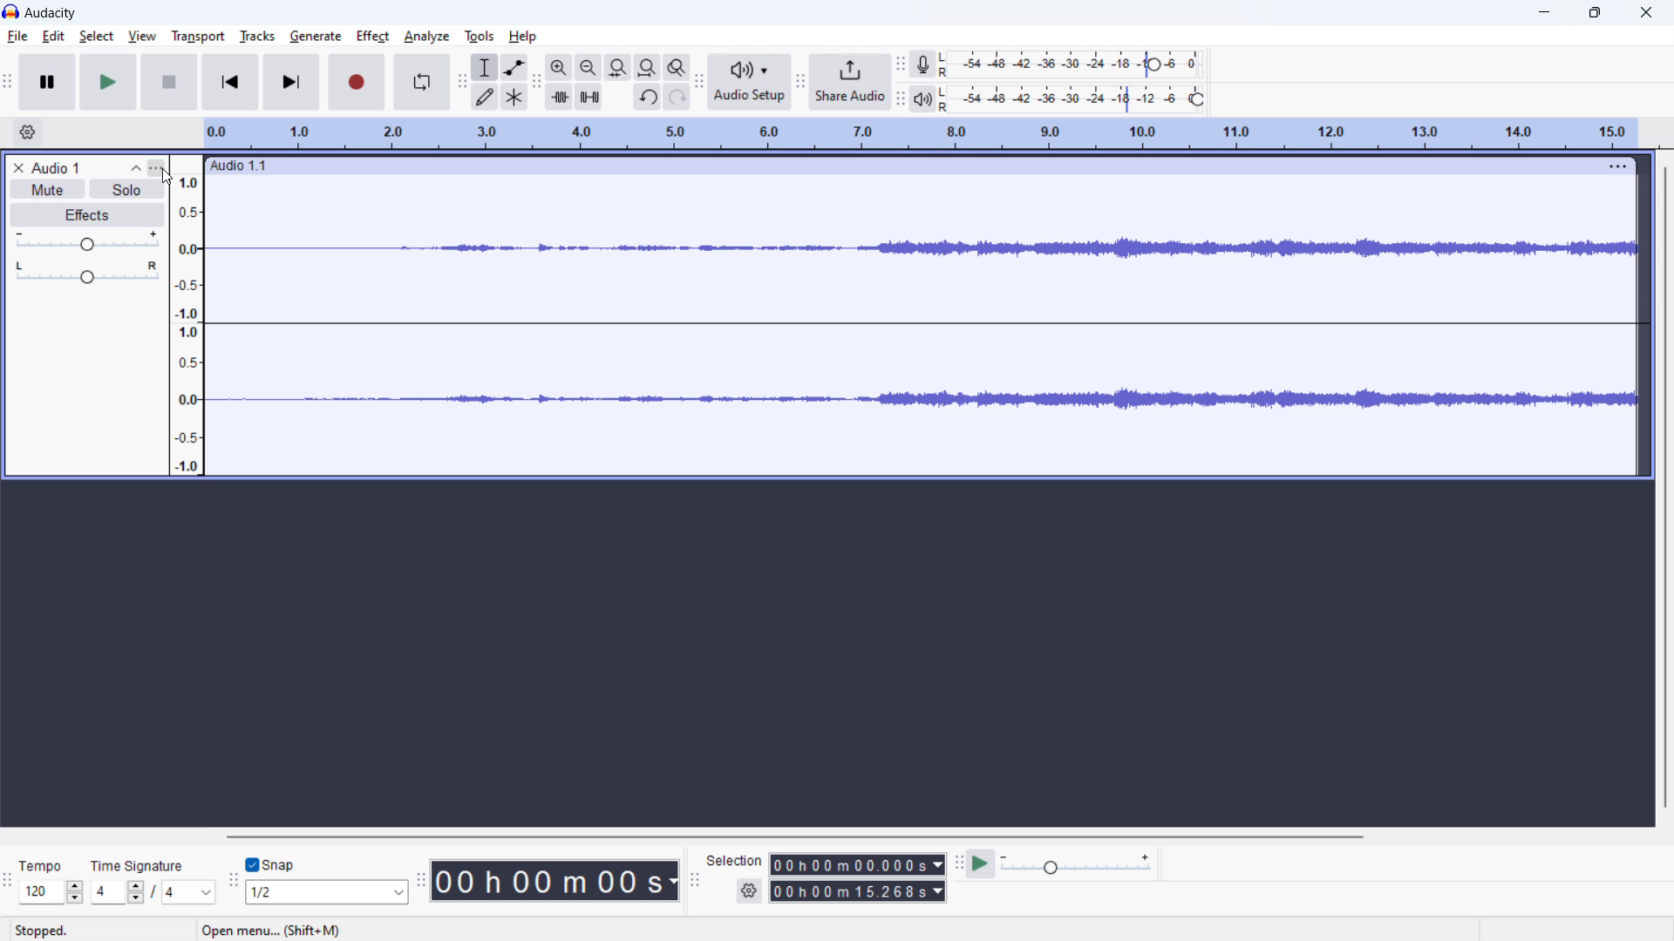 The width and height of the screenshot is (1674, 941). I want to click on toggle zoom, so click(677, 66).